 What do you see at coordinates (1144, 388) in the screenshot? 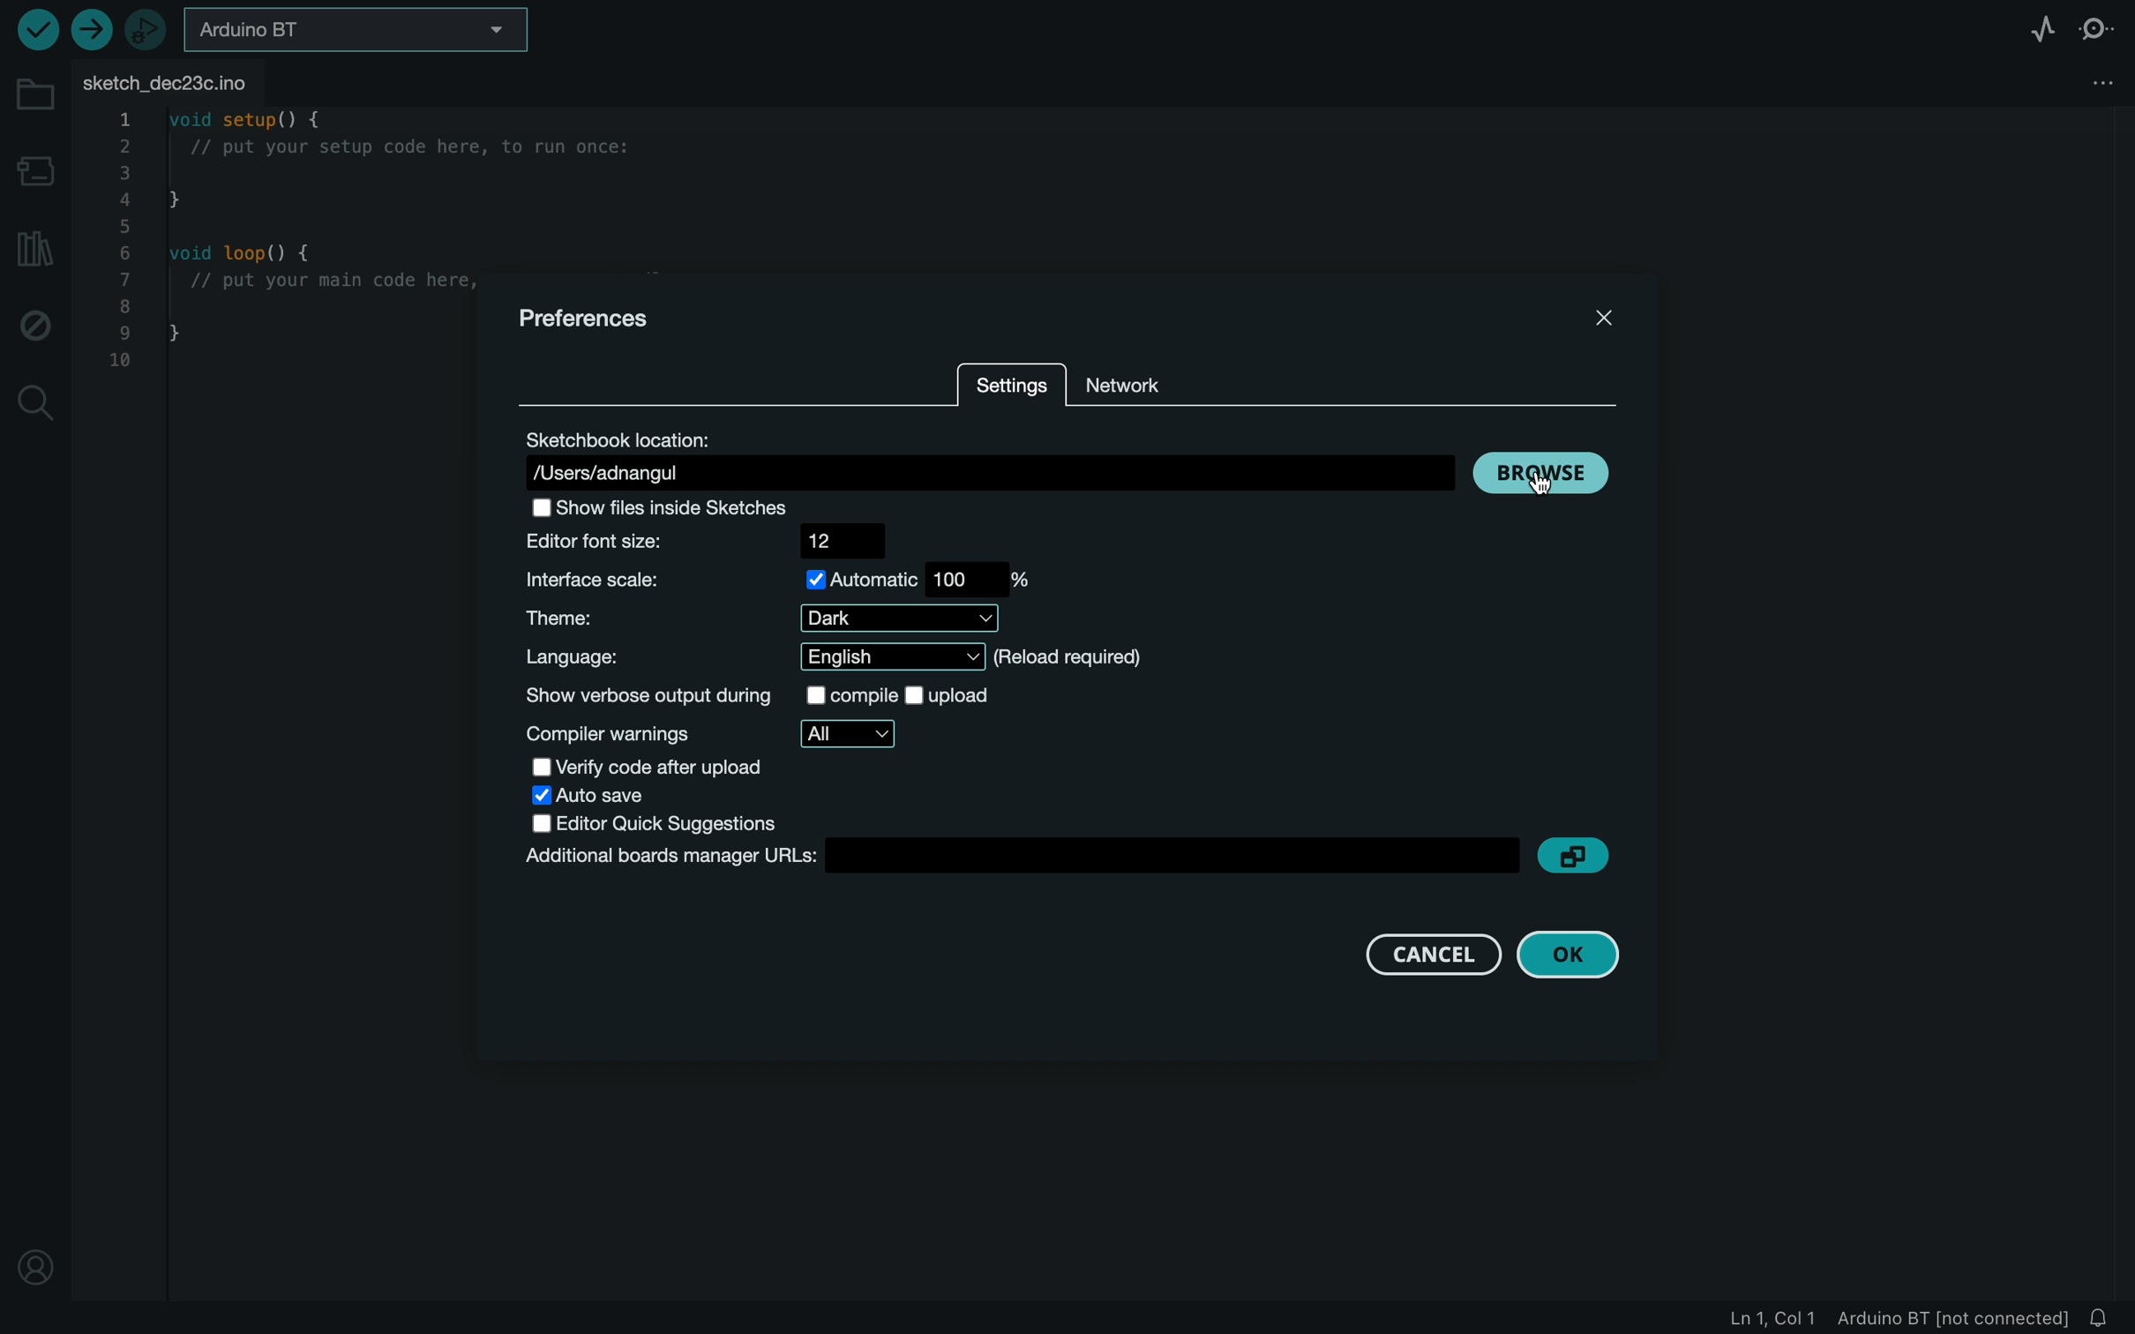
I see `network` at bounding box center [1144, 388].